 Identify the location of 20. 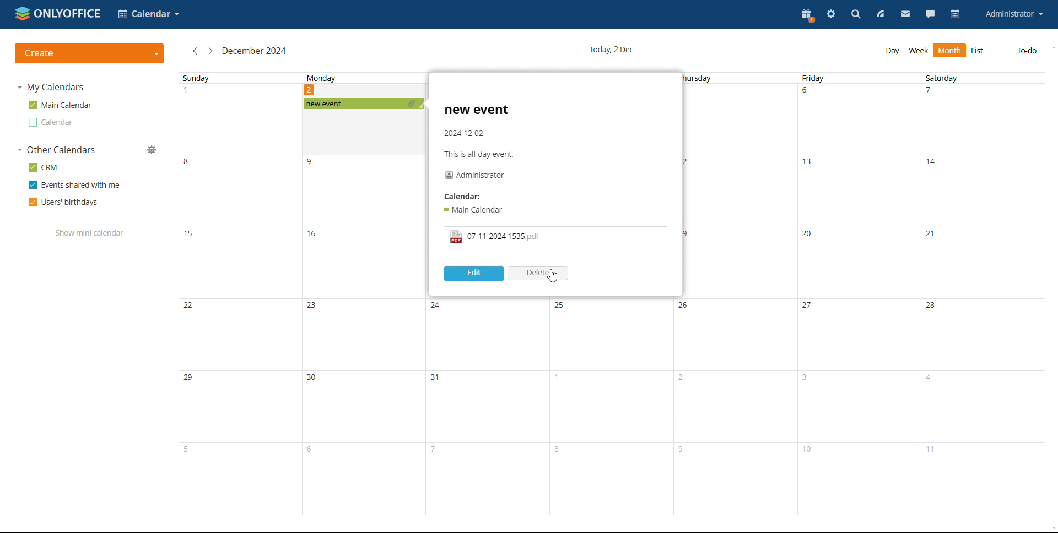
(809, 235).